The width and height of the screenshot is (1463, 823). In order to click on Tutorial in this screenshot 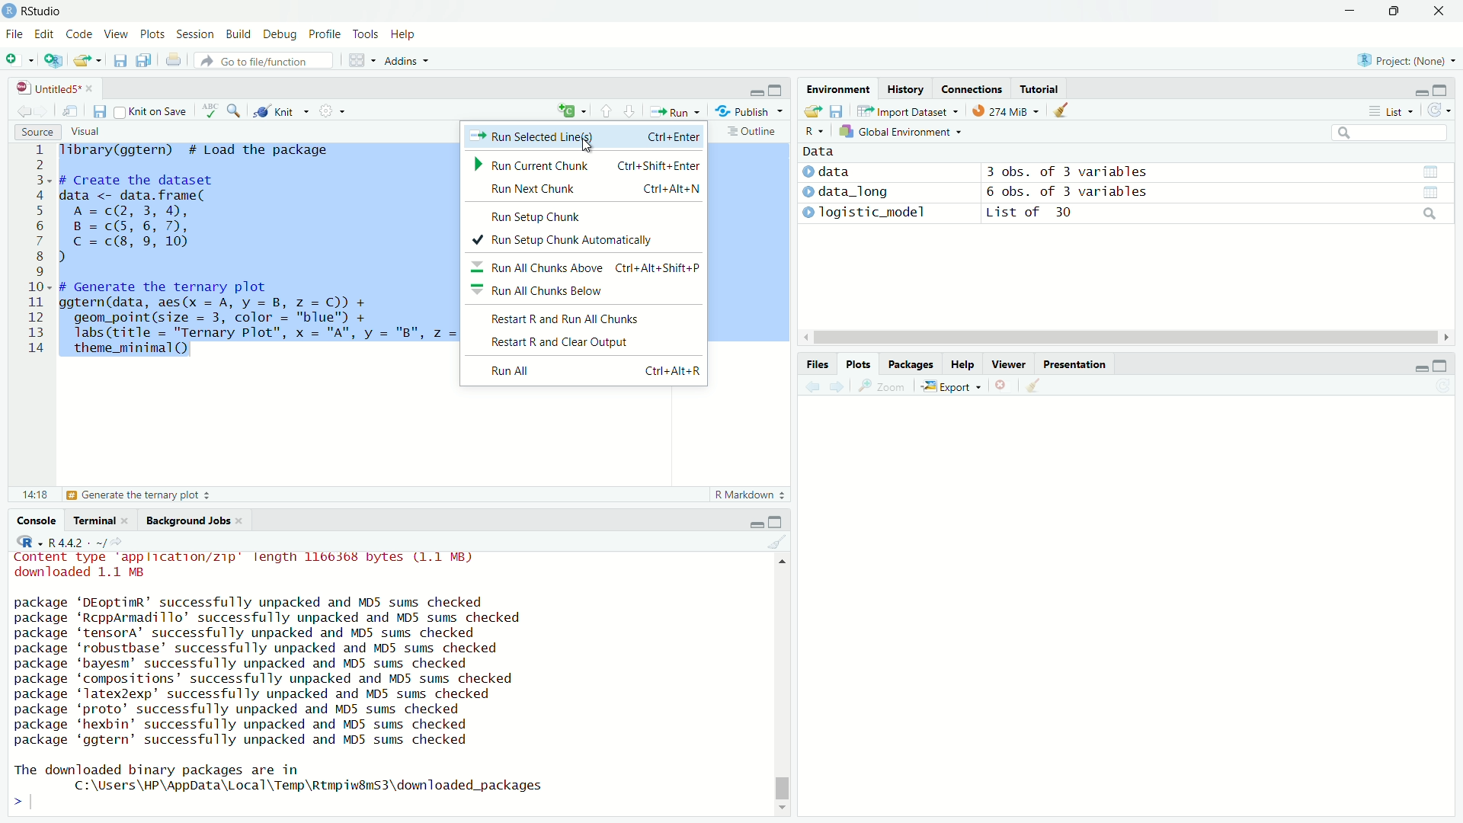, I will do `click(1041, 88)`.